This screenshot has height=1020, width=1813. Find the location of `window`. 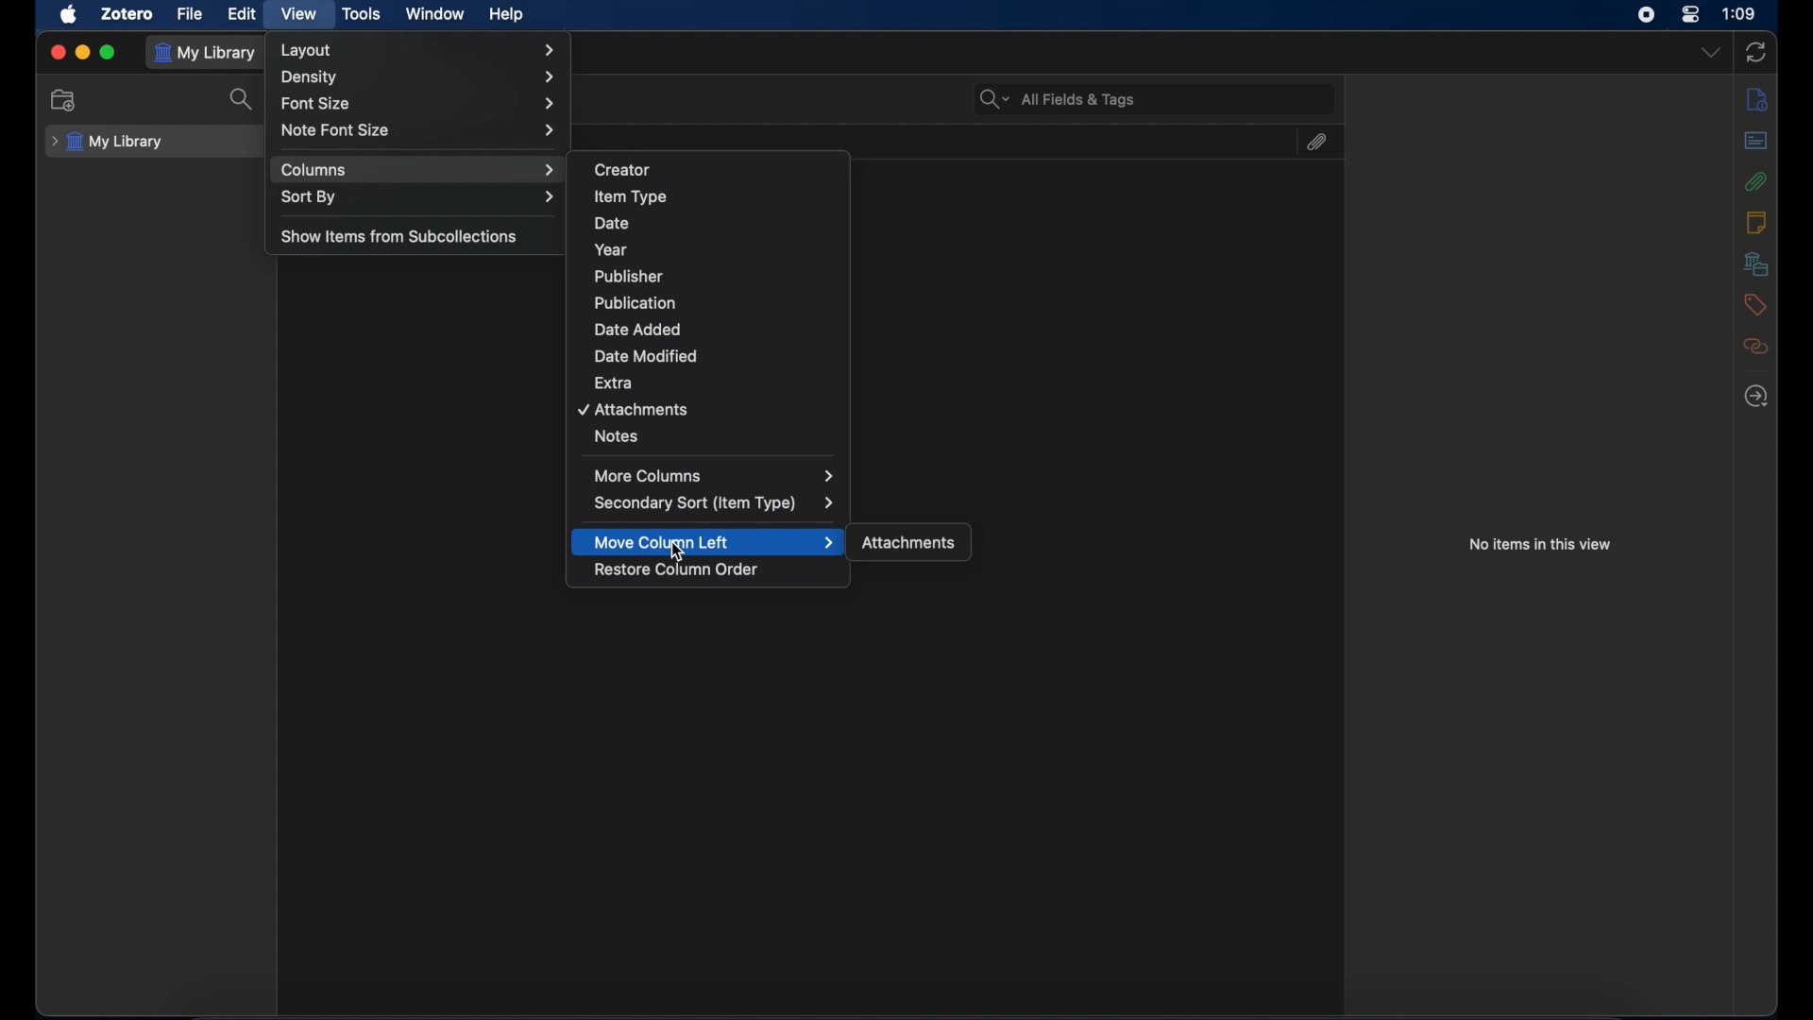

window is located at coordinates (434, 14).